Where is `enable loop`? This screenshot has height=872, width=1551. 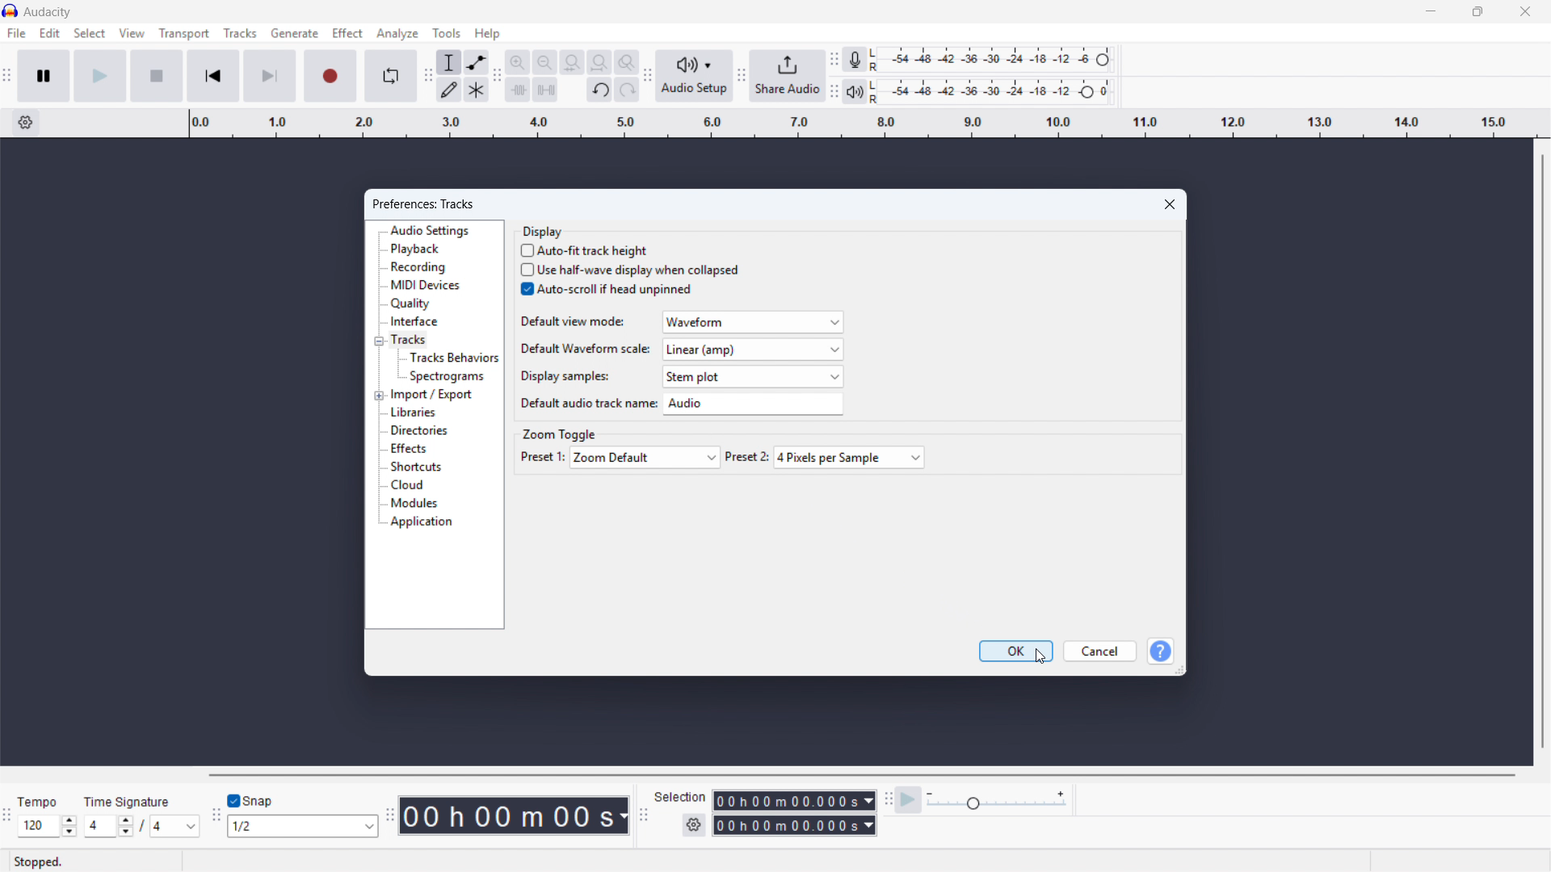 enable loop is located at coordinates (390, 77).